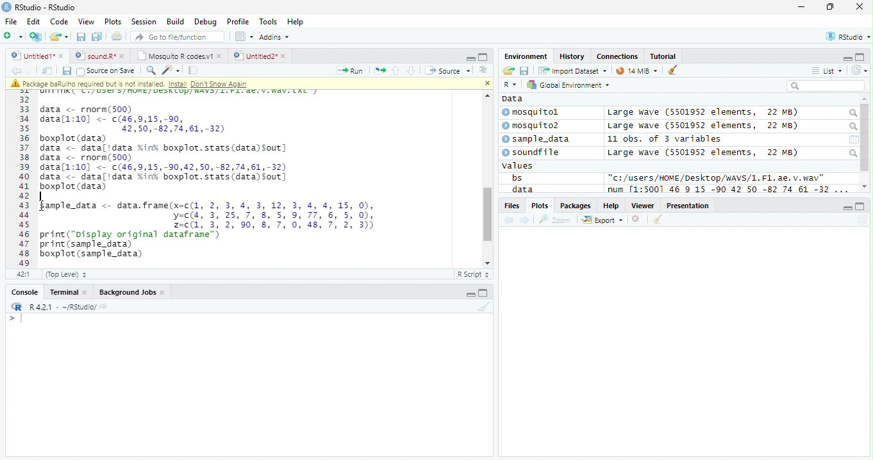 This screenshot has height=460, width=873. What do you see at coordinates (22, 292) in the screenshot?
I see `Console` at bounding box center [22, 292].